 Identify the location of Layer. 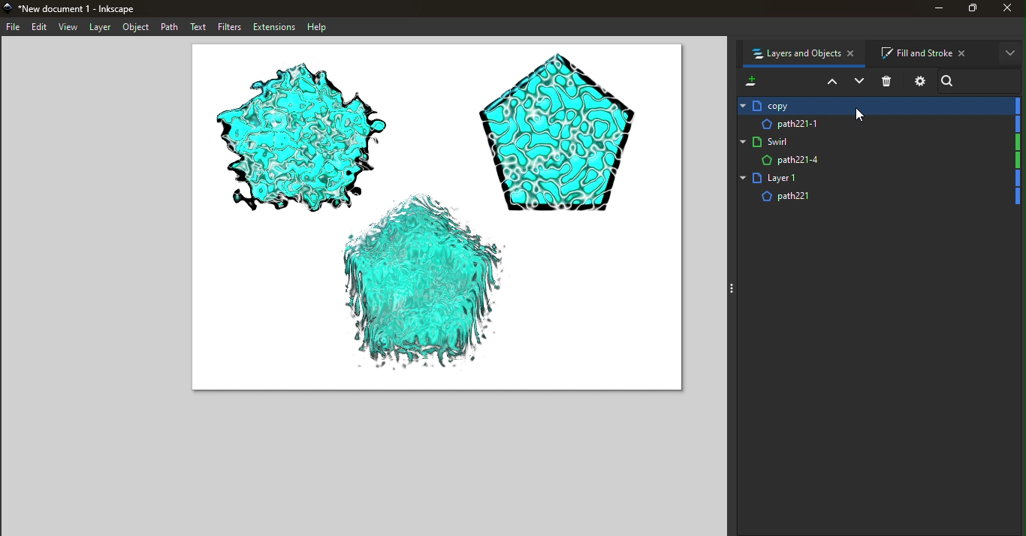
(883, 124).